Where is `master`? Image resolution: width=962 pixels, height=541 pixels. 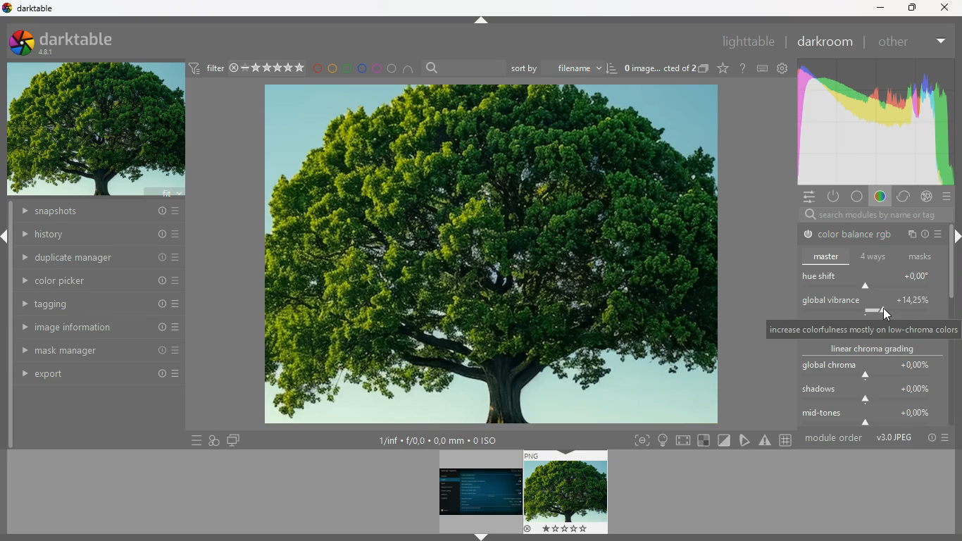 master is located at coordinates (827, 256).